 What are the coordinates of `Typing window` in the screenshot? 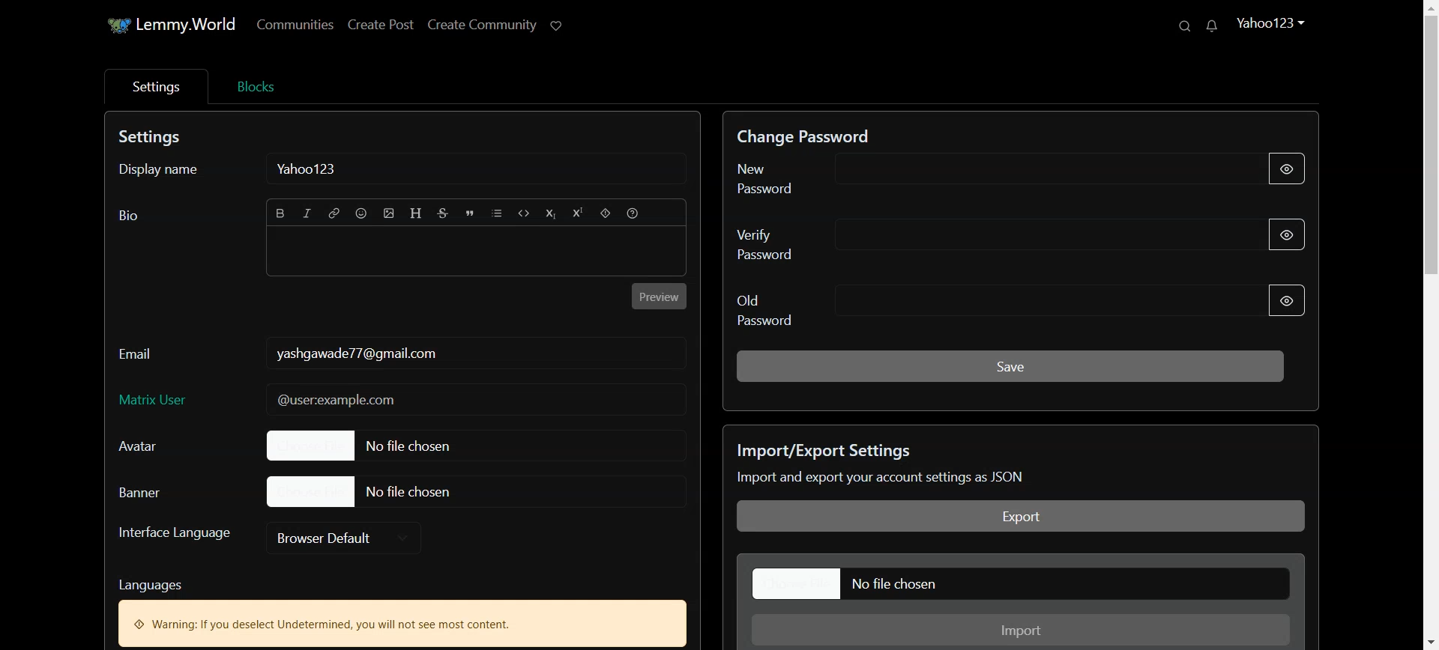 It's located at (476, 254).